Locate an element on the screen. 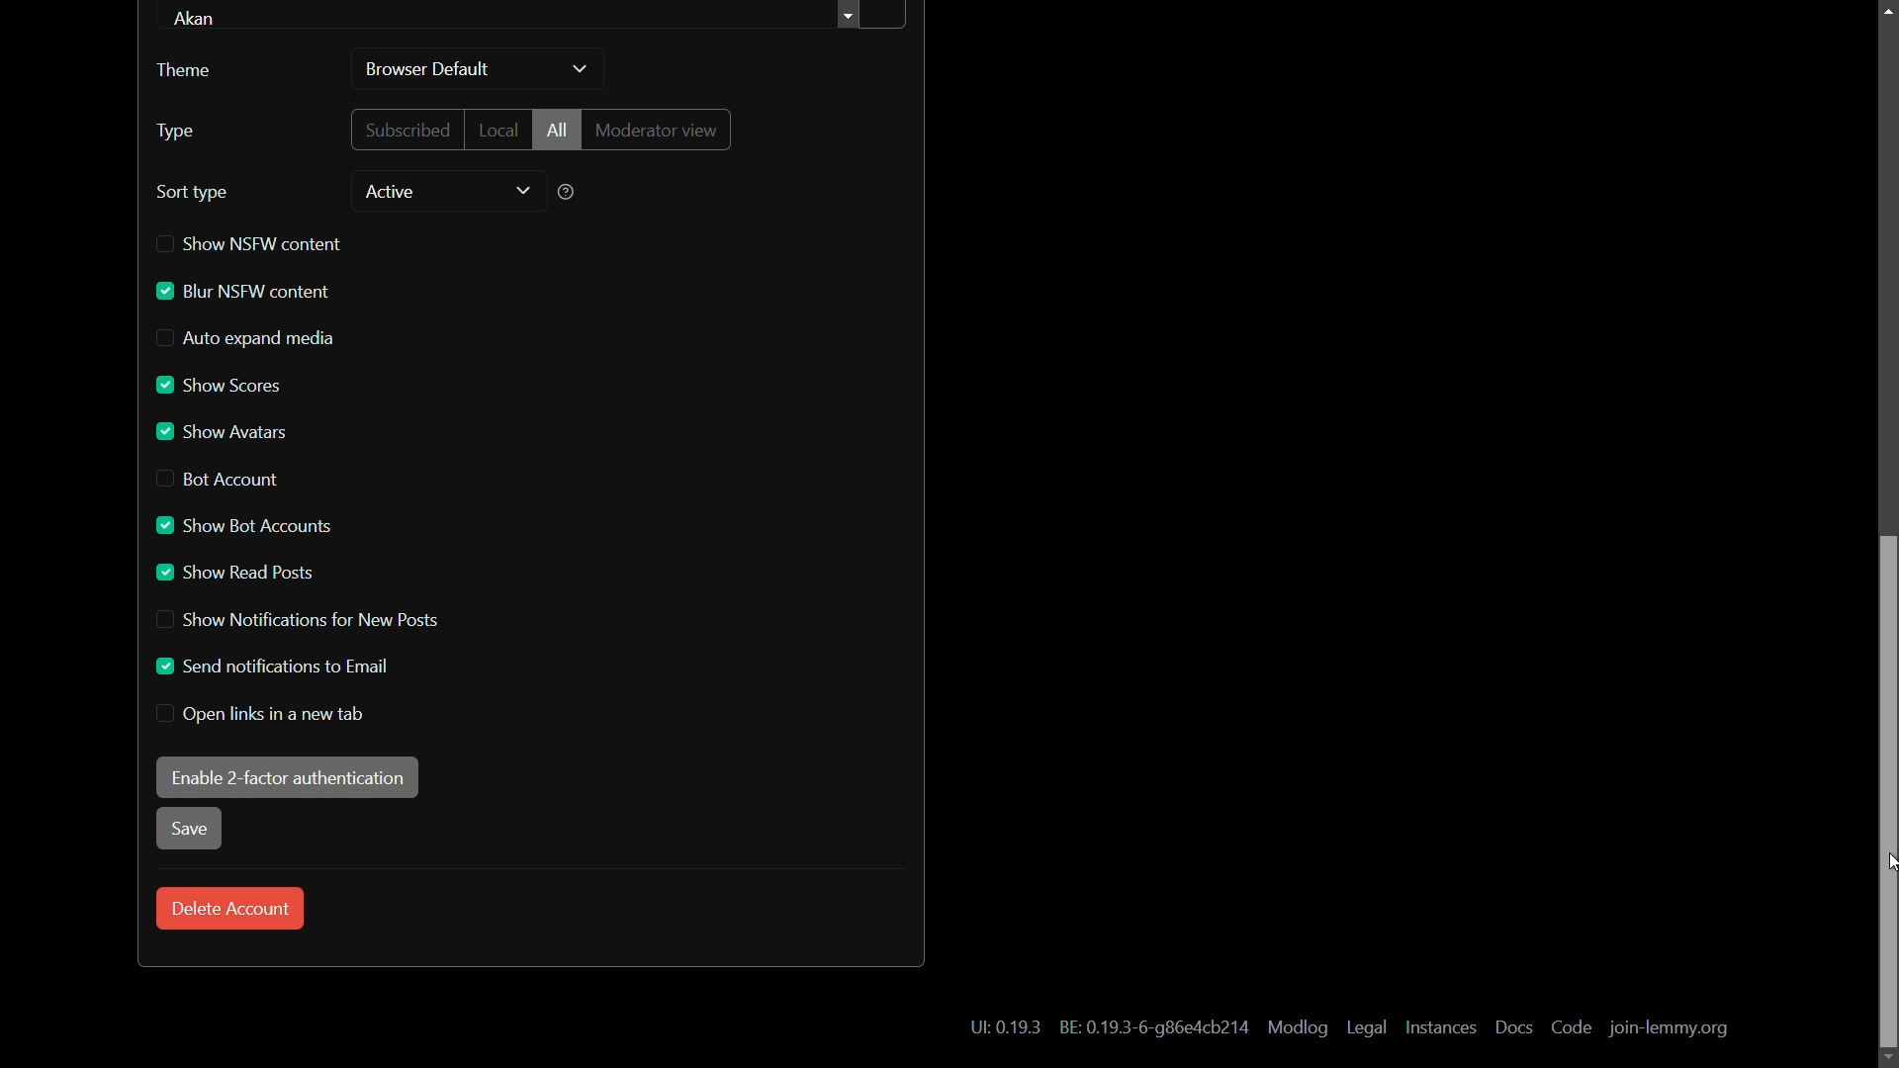 The width and height of the screenshot is (1899, 1068). text is located at coordinates (1005, 1028).